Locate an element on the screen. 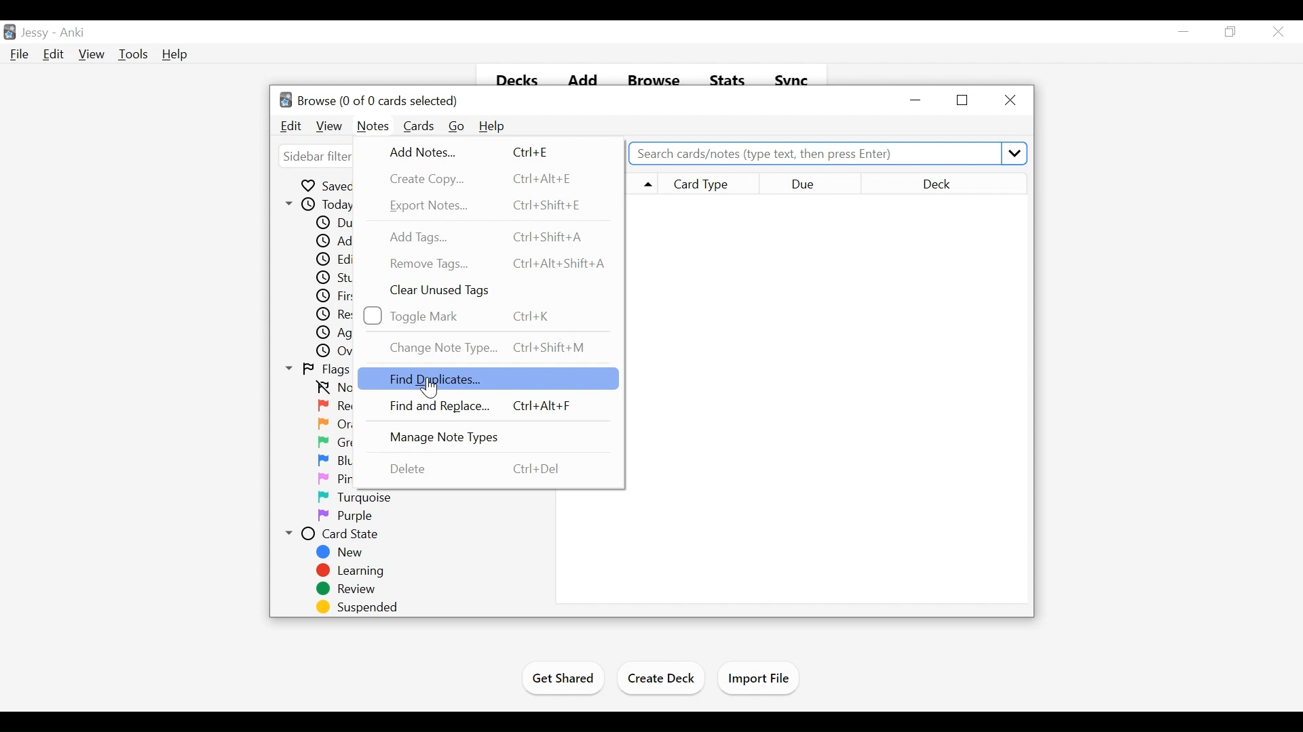  Blue is located at coordinates (340, 461).